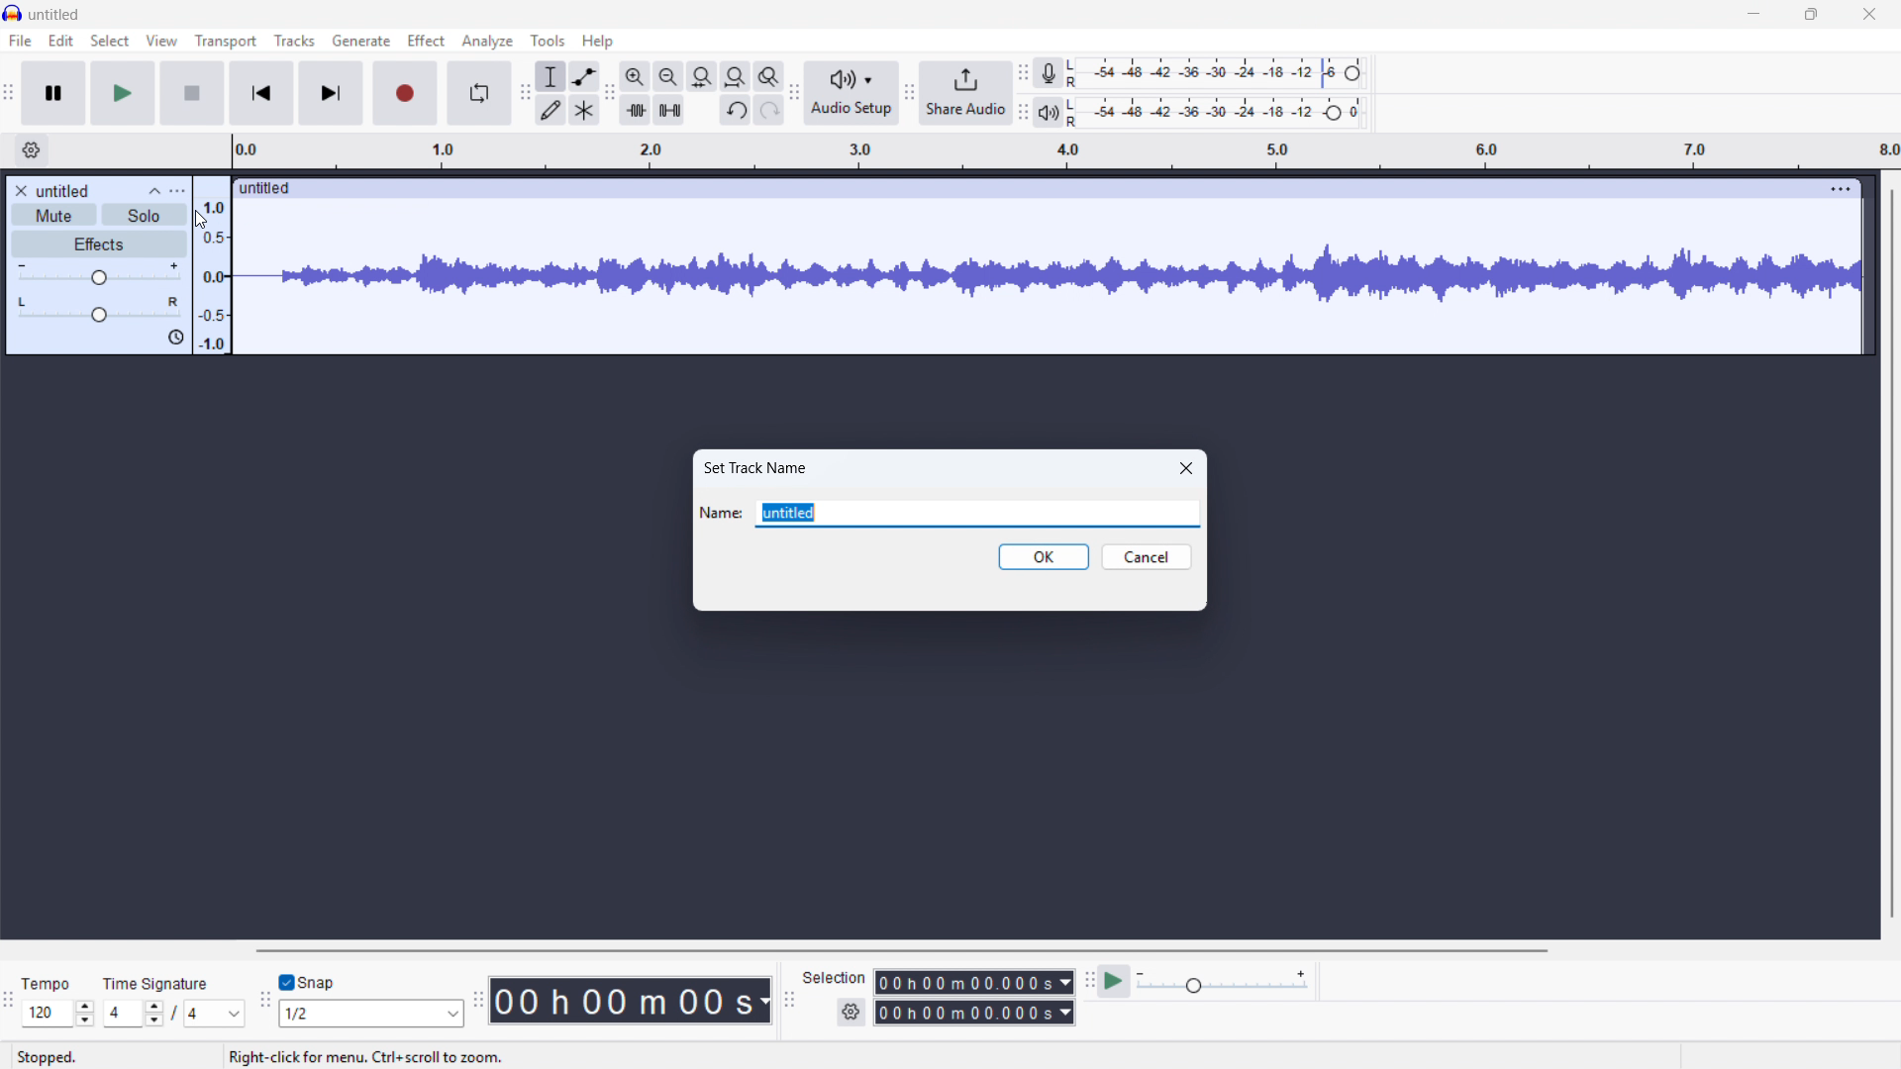  What do you see at coordinates (769, 111) in the screenshot?
I see `Redo` at bounding box center [769, 111].